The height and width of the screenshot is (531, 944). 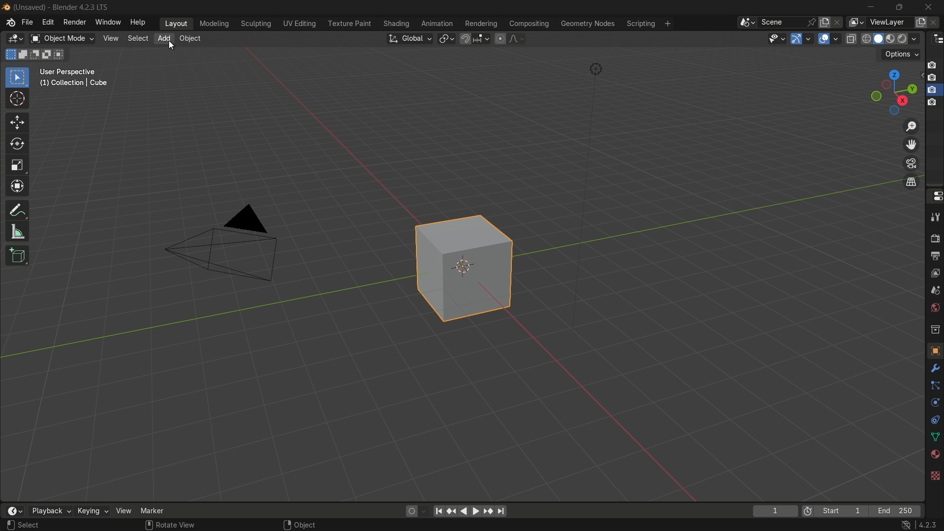 What do you see at coordinates (781, 22) in the screenshot?
I see `scene` at bounding box center [781, 22].